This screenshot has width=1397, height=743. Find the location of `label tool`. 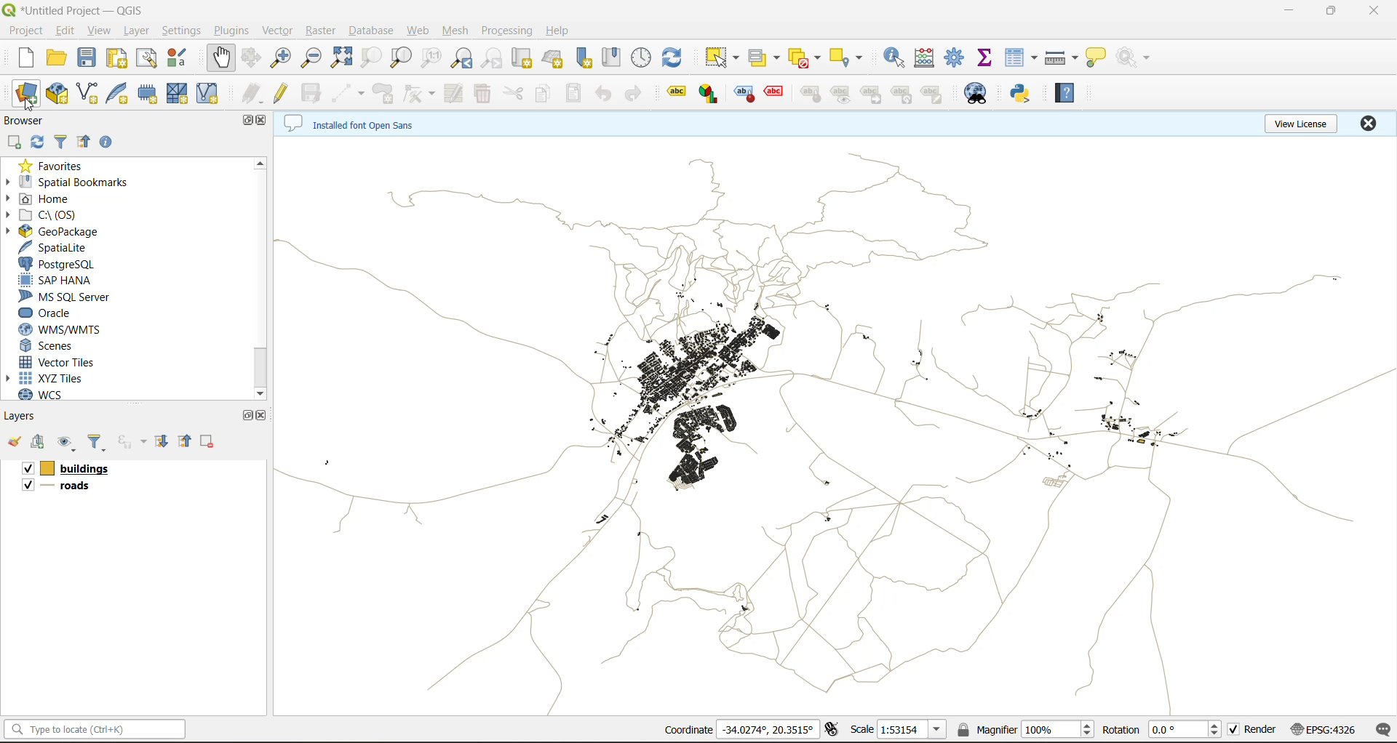

label tool is located at coordinates (840, 94).